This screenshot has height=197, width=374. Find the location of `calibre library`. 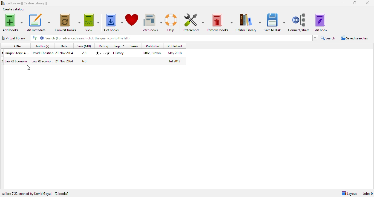

calibre library is located at coordinates (27, 3).